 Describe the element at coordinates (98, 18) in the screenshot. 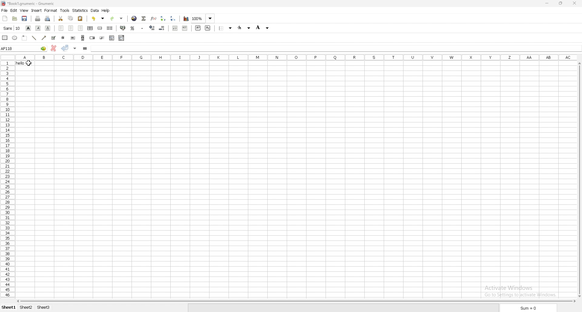

I see `undo` at that location.